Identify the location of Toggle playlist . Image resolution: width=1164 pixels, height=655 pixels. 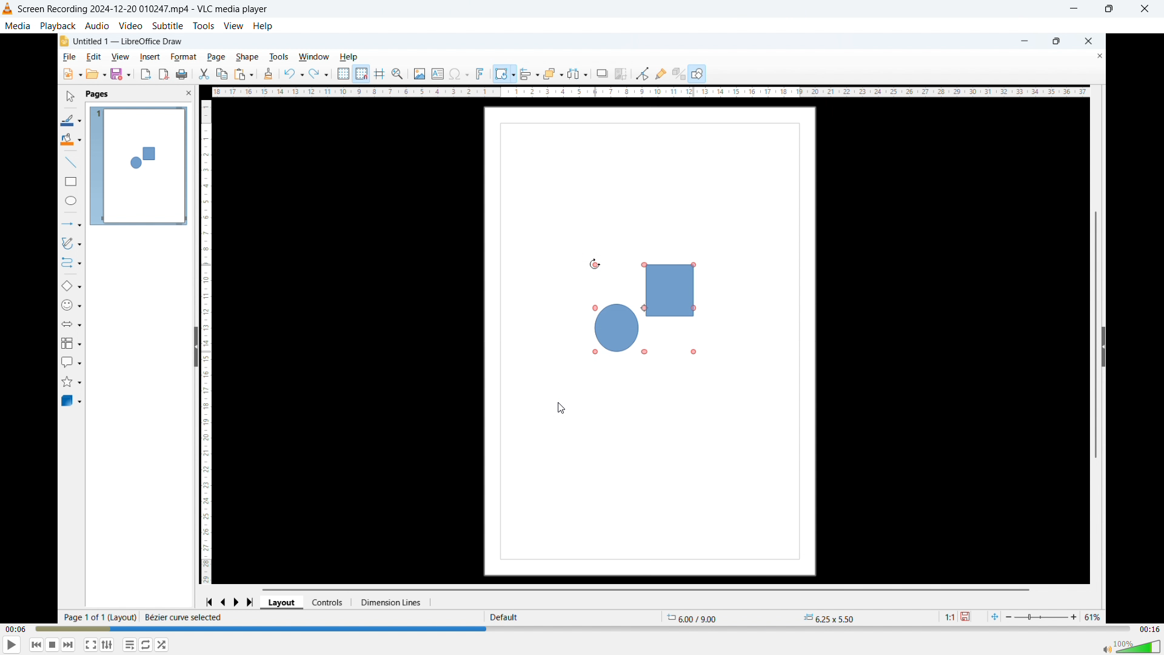
(107, 645).